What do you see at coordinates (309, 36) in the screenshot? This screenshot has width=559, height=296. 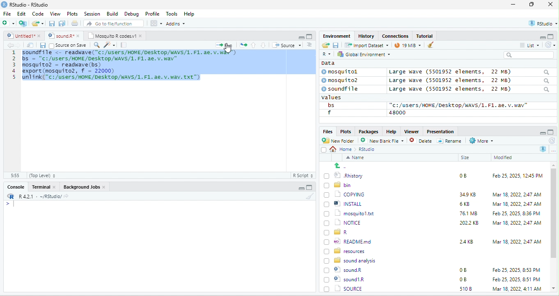 I see `maximize` at bounding box center [309, 36].